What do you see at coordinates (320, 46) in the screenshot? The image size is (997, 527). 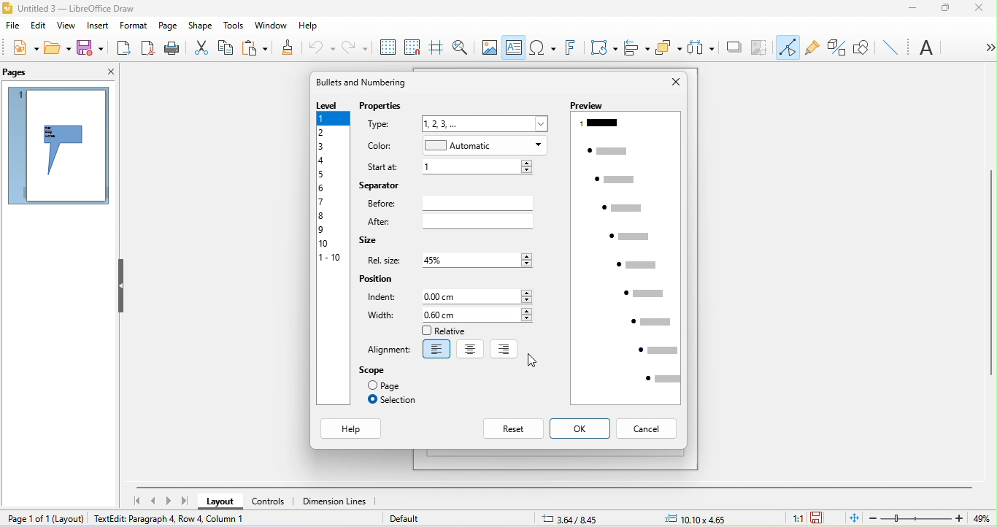 I see `undo` at bounding box center [320, 46].